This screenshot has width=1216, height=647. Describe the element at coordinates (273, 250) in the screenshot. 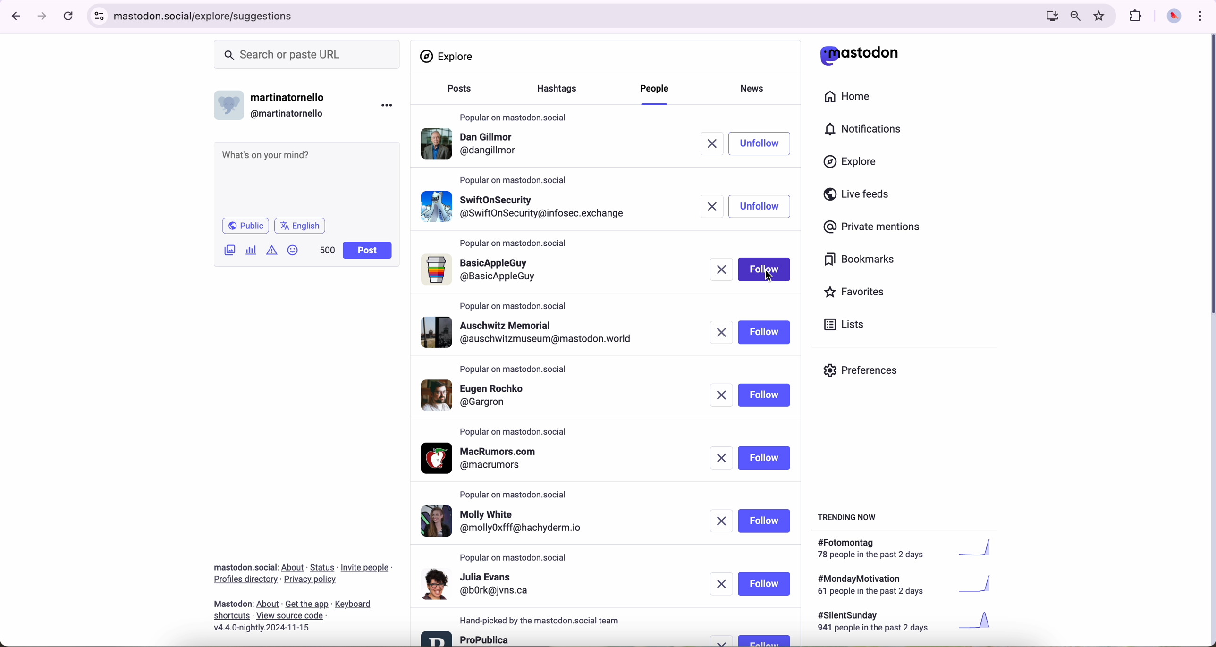

I see `icon` at that location.